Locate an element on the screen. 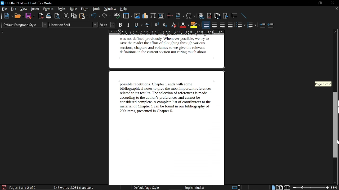  restore down is located at coordinates (319, 3).